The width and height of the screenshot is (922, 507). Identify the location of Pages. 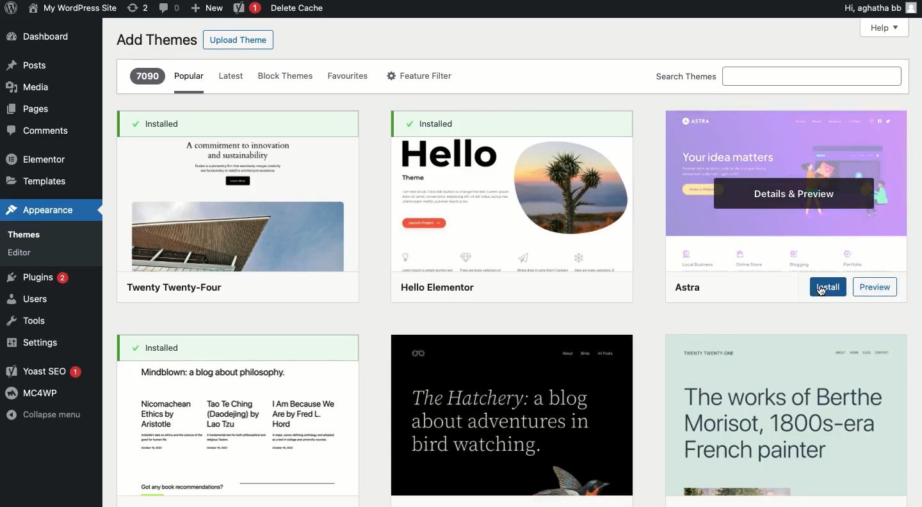
(28, 110).